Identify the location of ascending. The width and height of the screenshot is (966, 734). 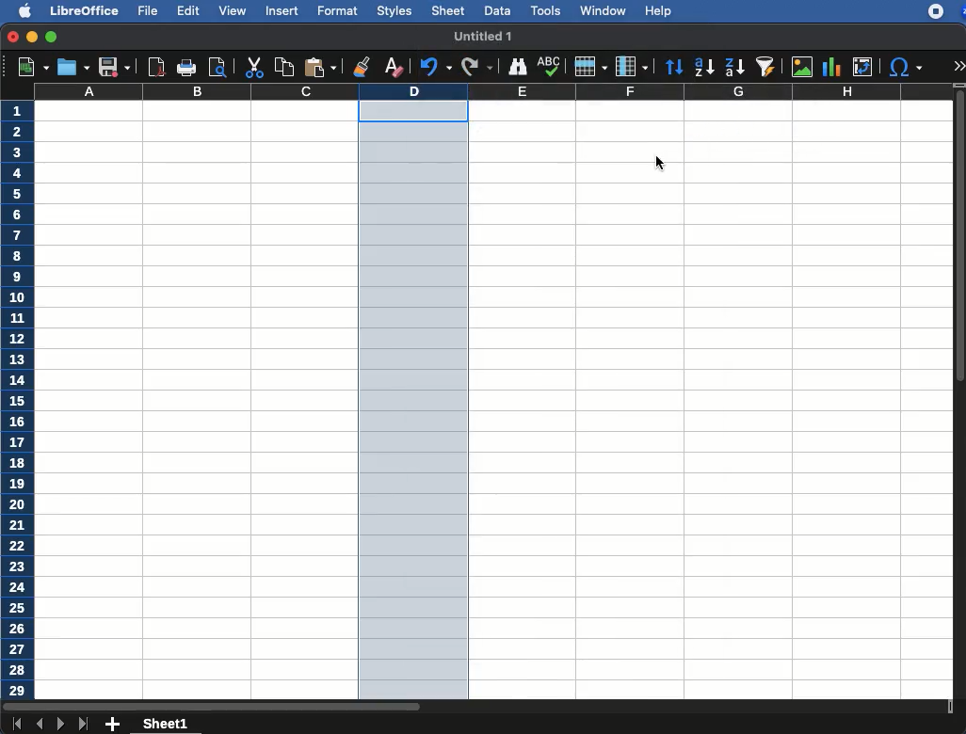
(700, 68).